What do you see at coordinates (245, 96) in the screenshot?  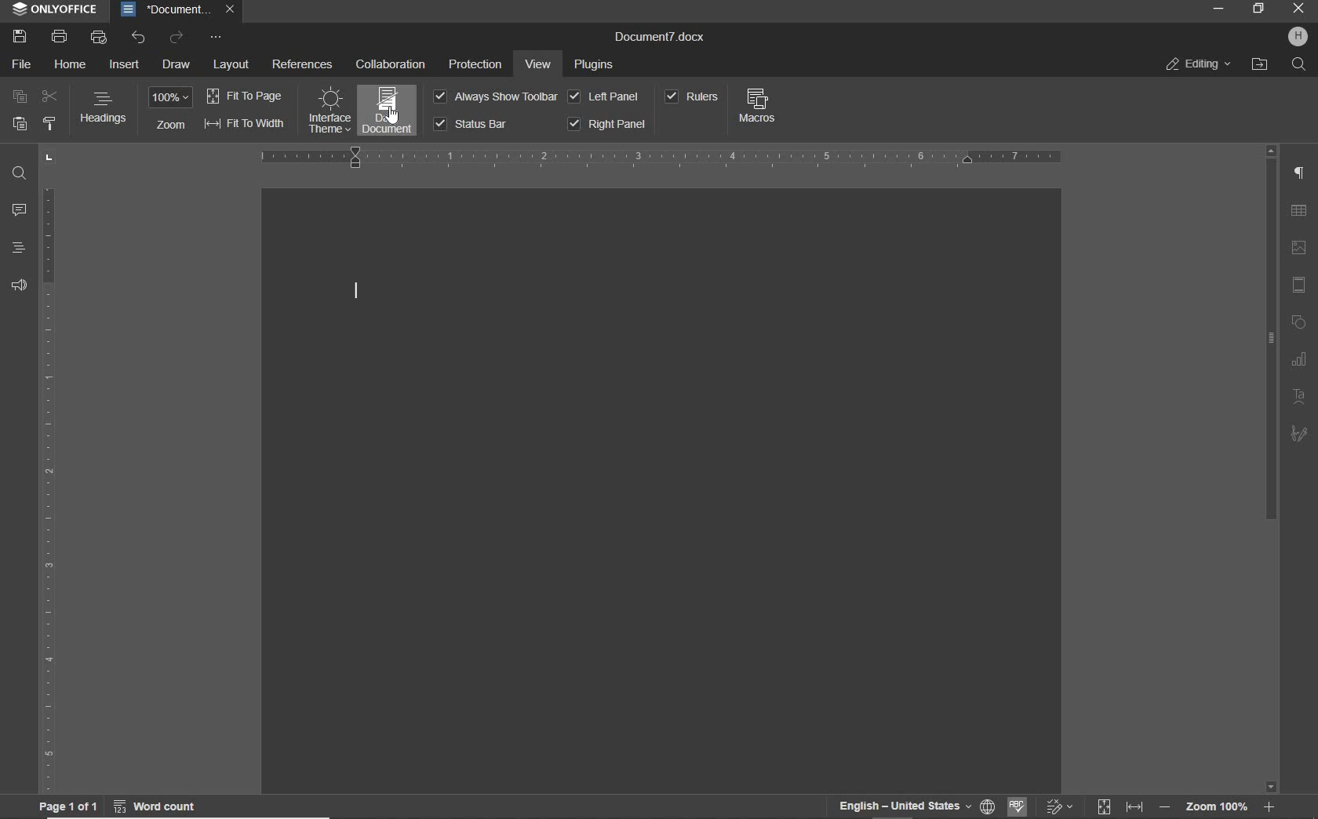 I see `FIT TO PAGE` at bounding box center [245, 96].